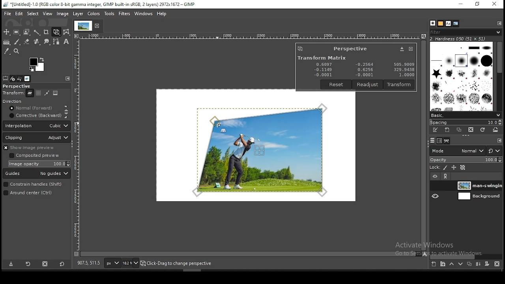 Image resolution: width=505 pixels, height=284 pixels. Describe the element at coordinates (432, 23) in the screenshot. I see `brushes` at that location.